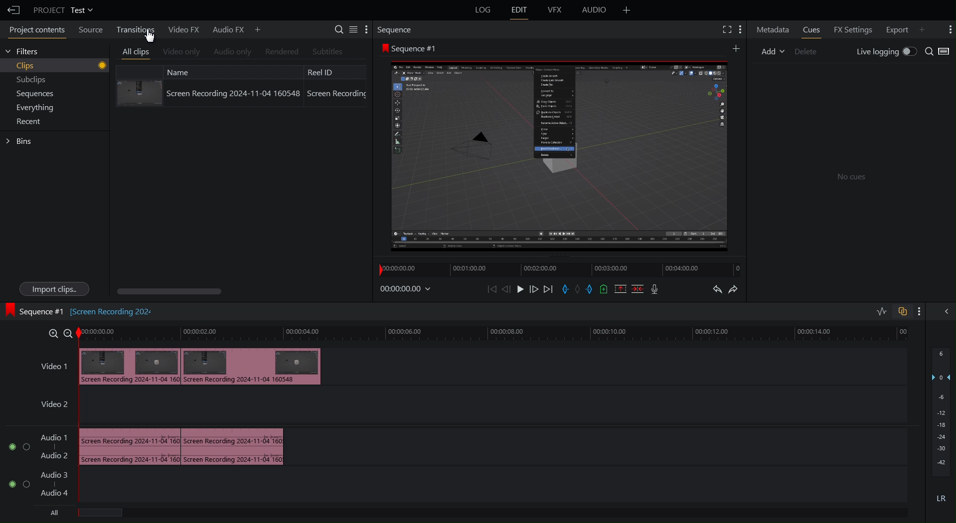 The width and height of the screenshot is (956, 523). What do you see at coordinates (604, 289) in the screenshot?
I see `Add Cue` at bounding box center [604, 289].